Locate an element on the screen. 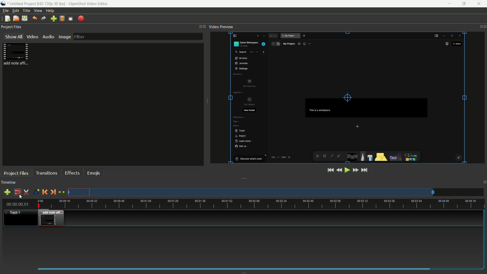 The image size is (487, 274). profile is located at coordinates (62, 19).